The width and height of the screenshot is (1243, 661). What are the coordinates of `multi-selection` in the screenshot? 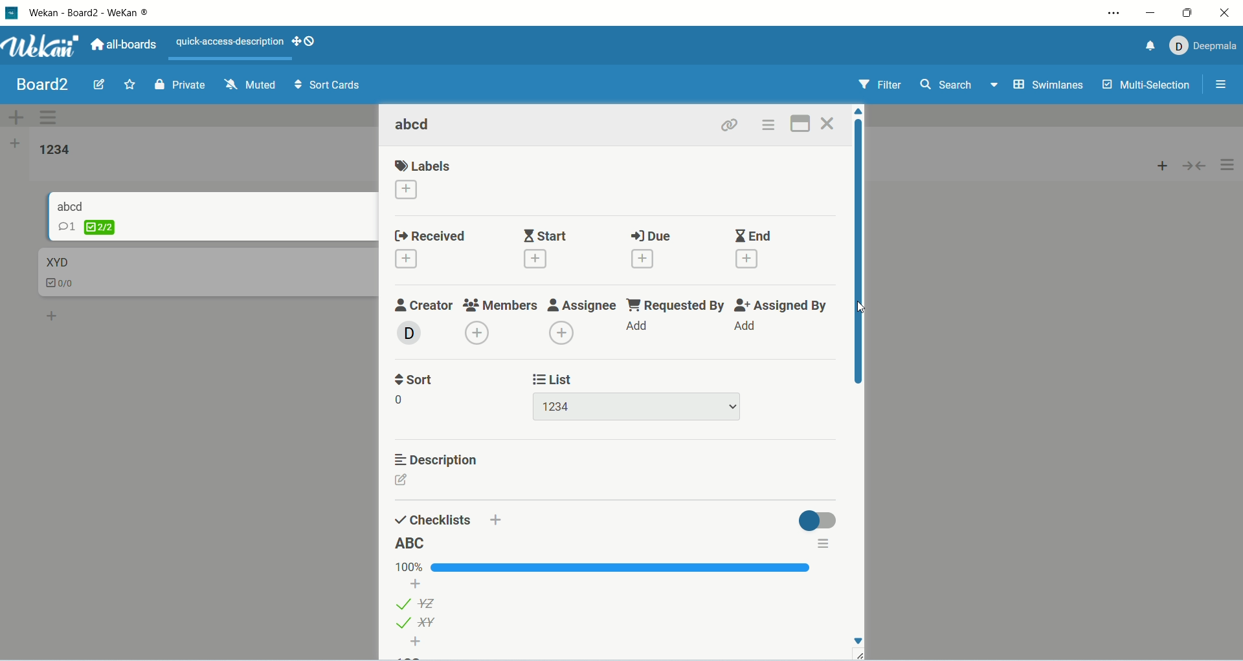 It's located at (1148, 87).